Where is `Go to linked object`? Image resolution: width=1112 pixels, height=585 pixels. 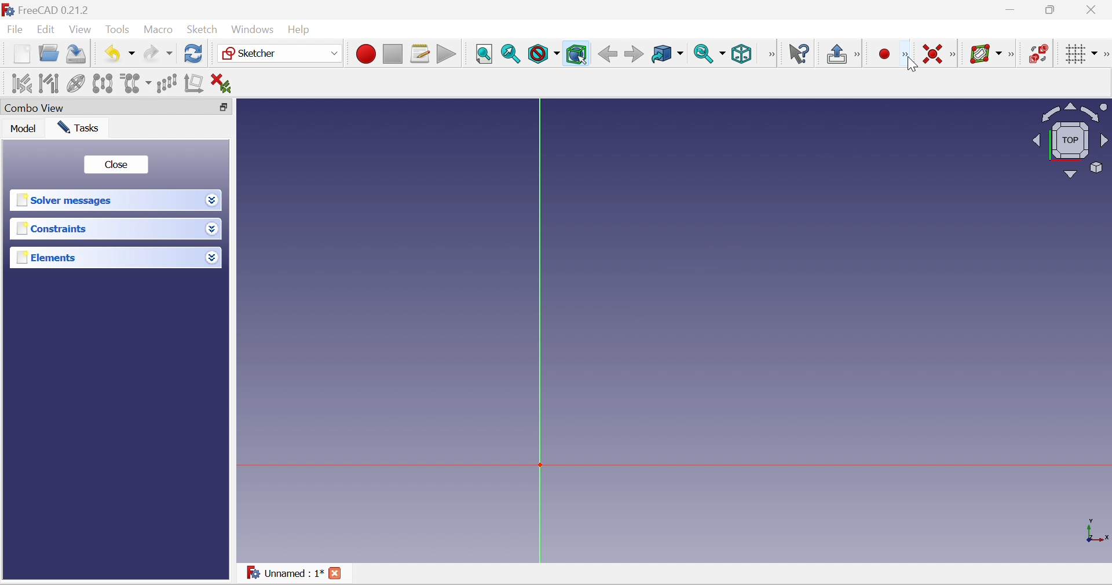 Go to linked object is located at coordinates (668, 54).